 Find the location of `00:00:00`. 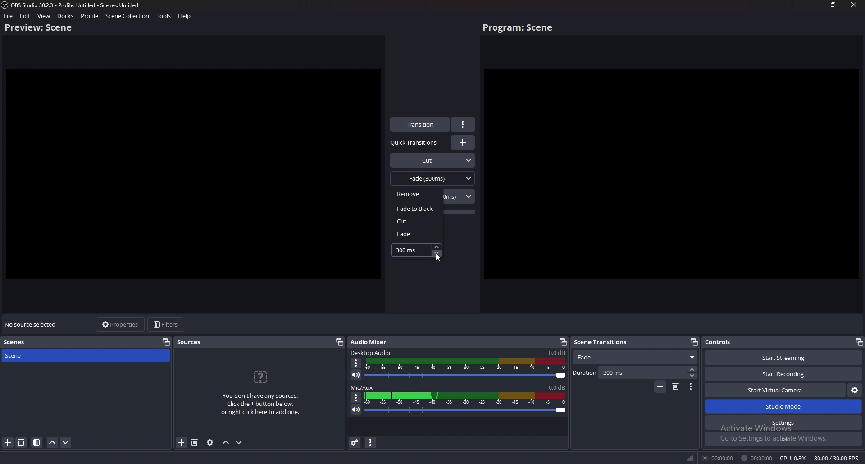

00:00:00 is located at coordinates (717, 459).